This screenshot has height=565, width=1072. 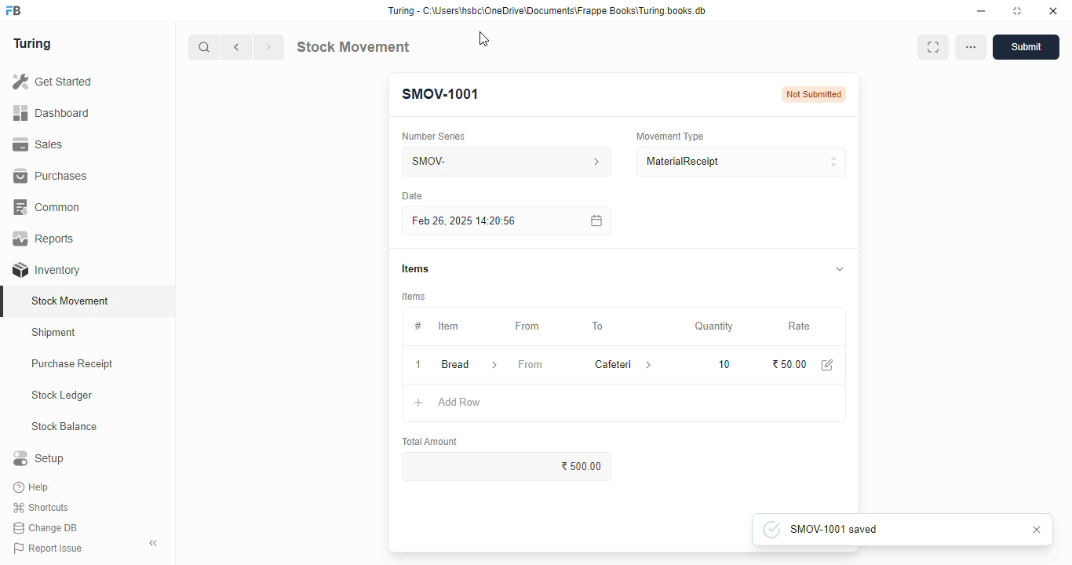 I want to click on Turing - C:\Users\nsbc\OneDrive\Documents\Frappe Books\Turing books.db, so click(x=548, y=11).